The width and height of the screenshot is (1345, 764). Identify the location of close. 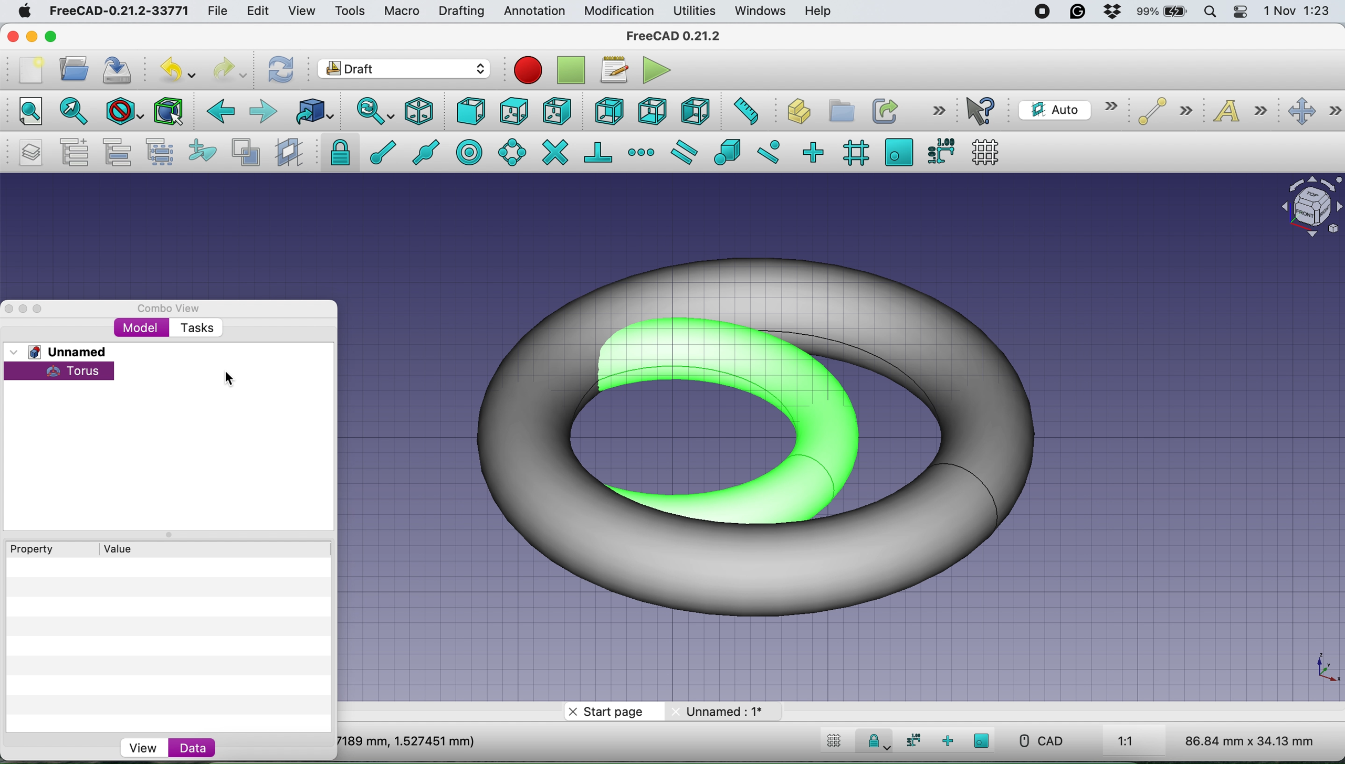
(11, 36).